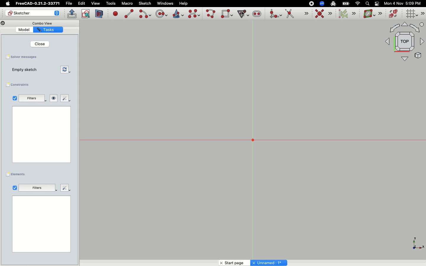  I want to click on Battery, so click(346, 3).